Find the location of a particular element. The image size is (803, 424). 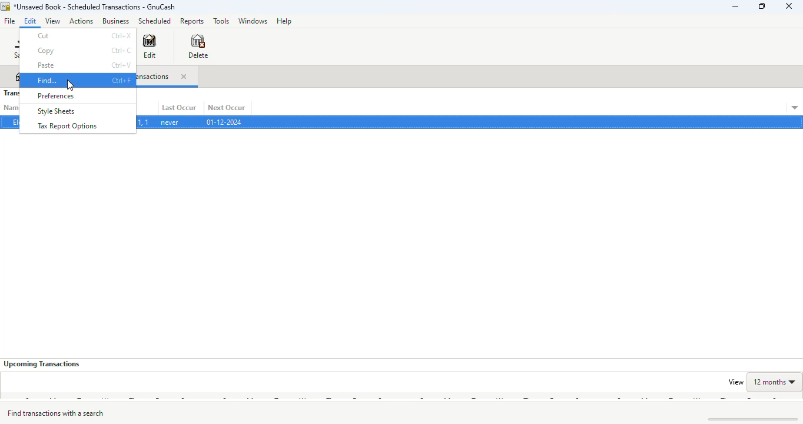

01-12-2024 is located at coordinates (223, 122).